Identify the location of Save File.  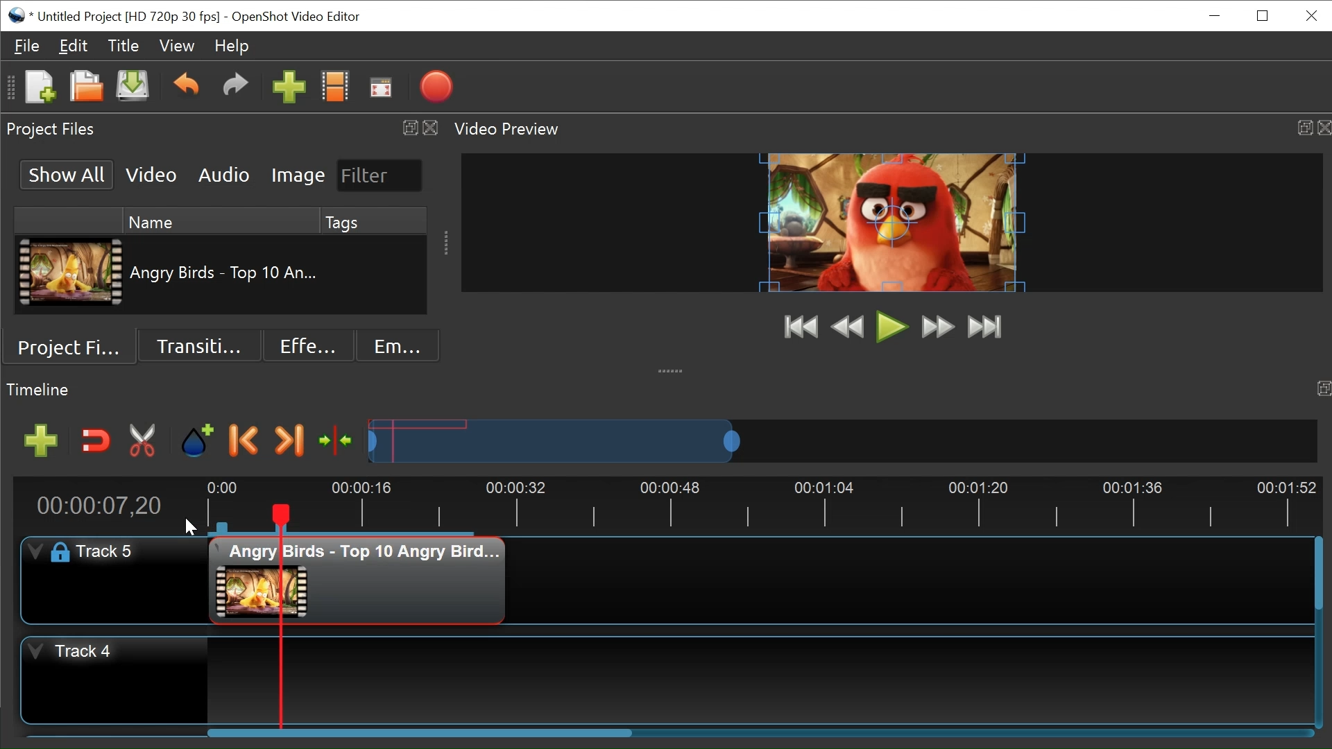
(133, 89).